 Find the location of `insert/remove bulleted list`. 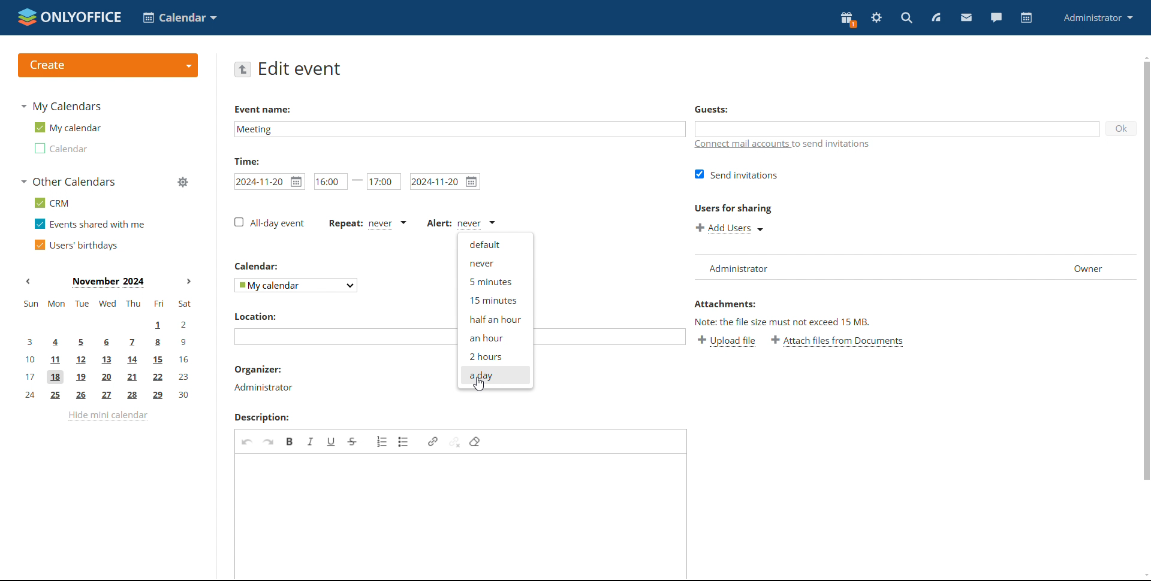

insert/remove bulleted list is located at coordinates (405, 442).